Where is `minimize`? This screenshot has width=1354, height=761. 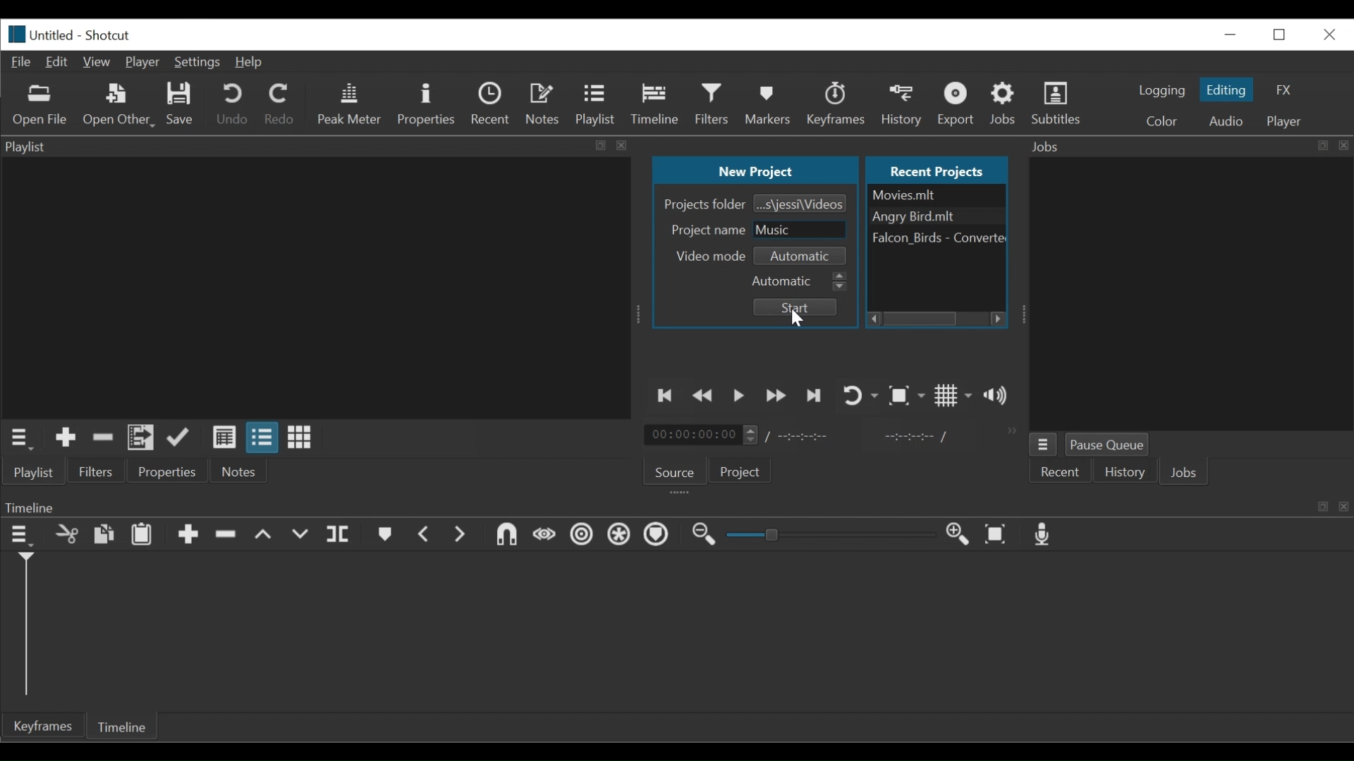
minimize is located at coordinates (1229, 35).